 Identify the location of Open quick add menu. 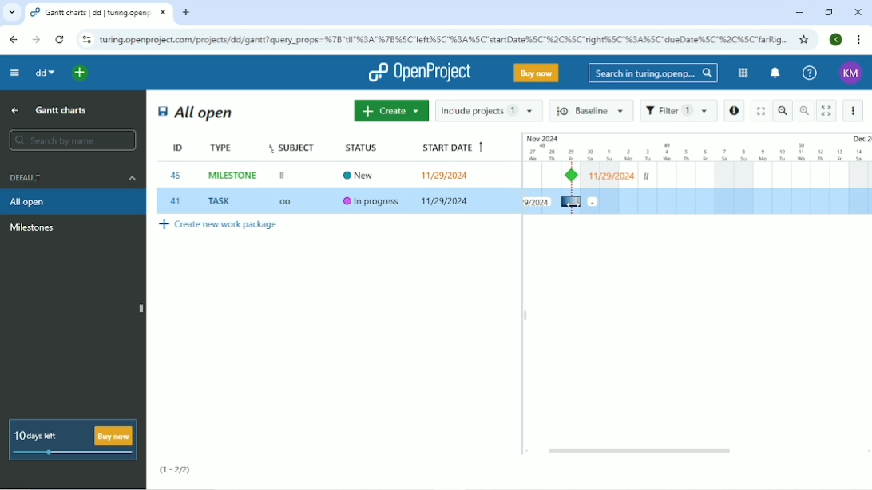
(82, 73).